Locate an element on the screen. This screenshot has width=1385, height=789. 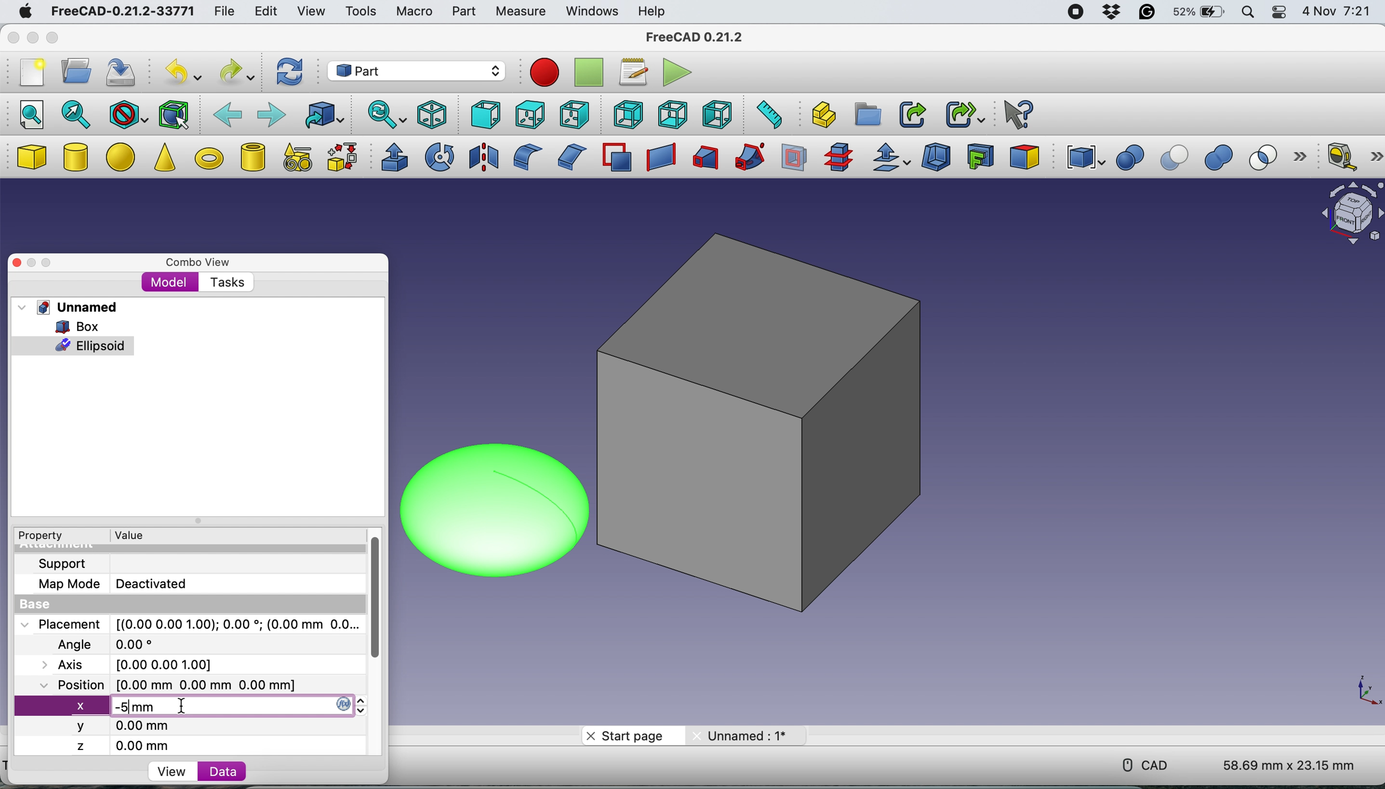
minimise is located at coordinates (33, 263).